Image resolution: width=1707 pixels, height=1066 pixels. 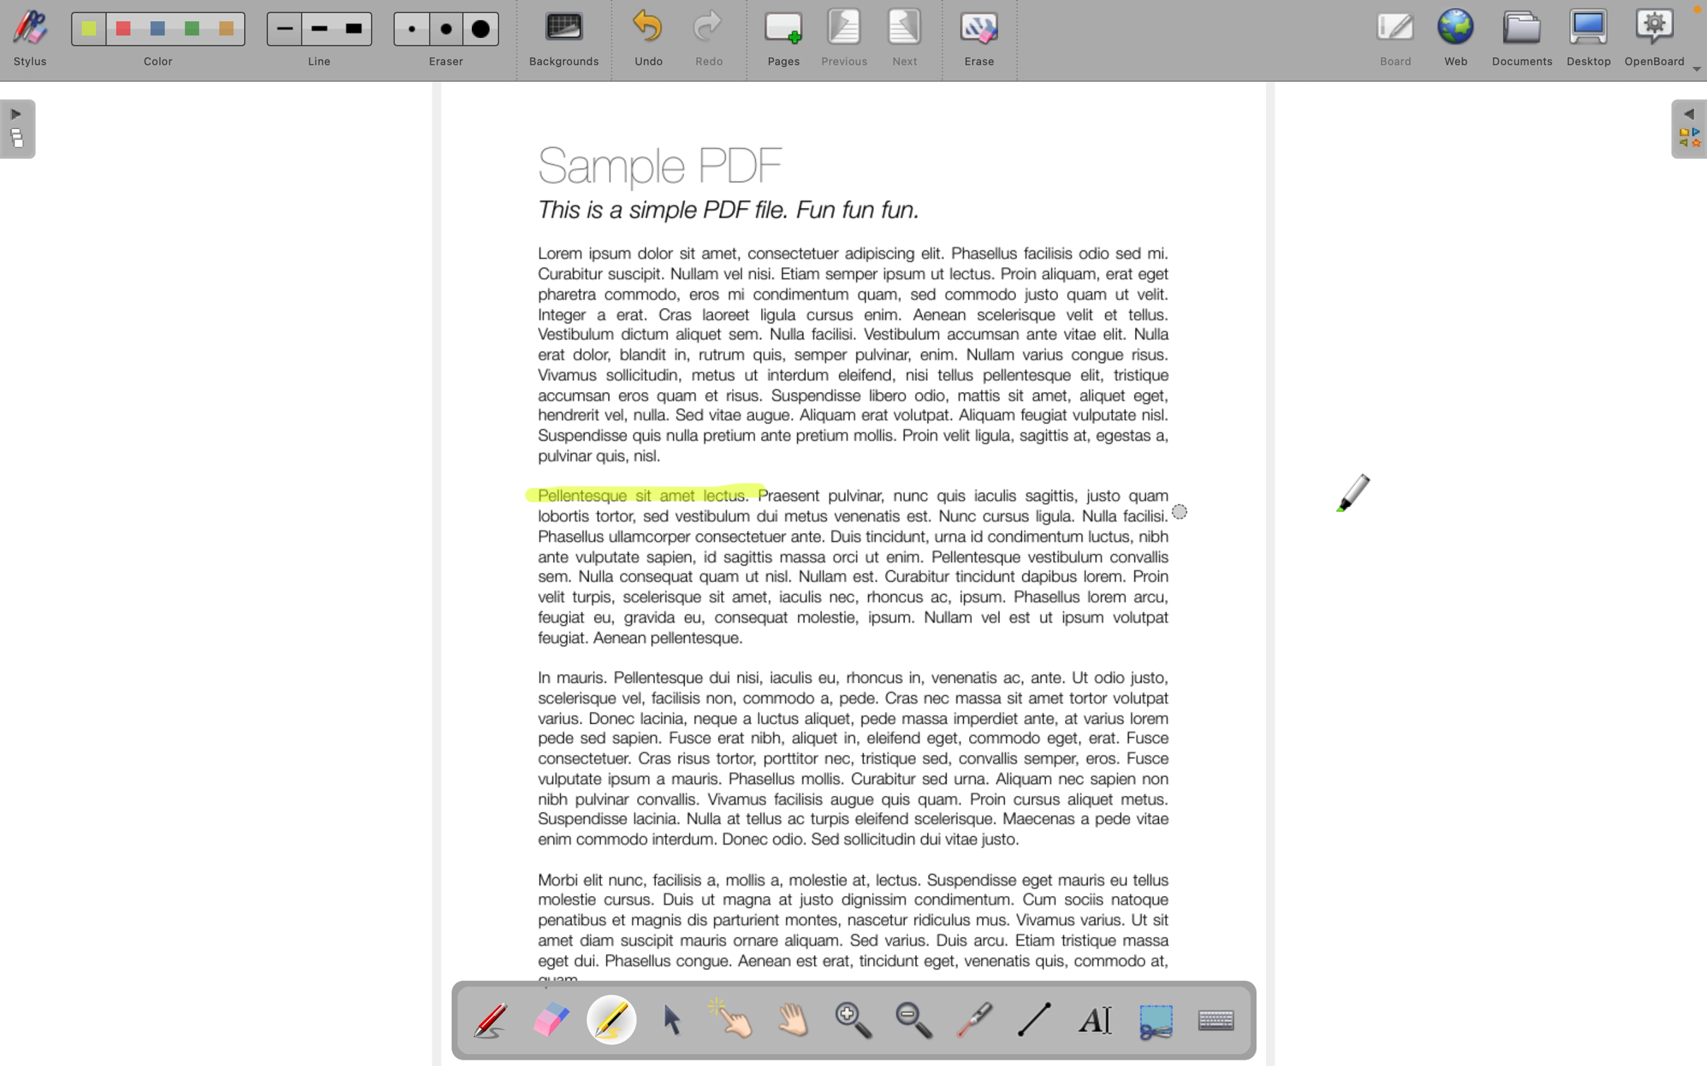 What do you see at coordinates (858, 747) in the screenshot?
I see `text` at bounding box center [858, 747].